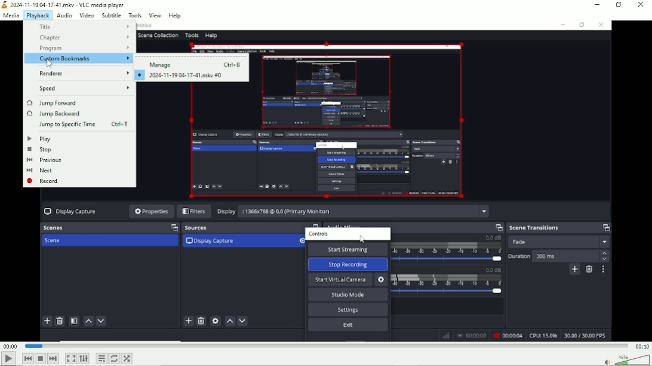  Describe the element at coordinates (40, 358) in the screenshot. I see `Stop playlist` at that location.